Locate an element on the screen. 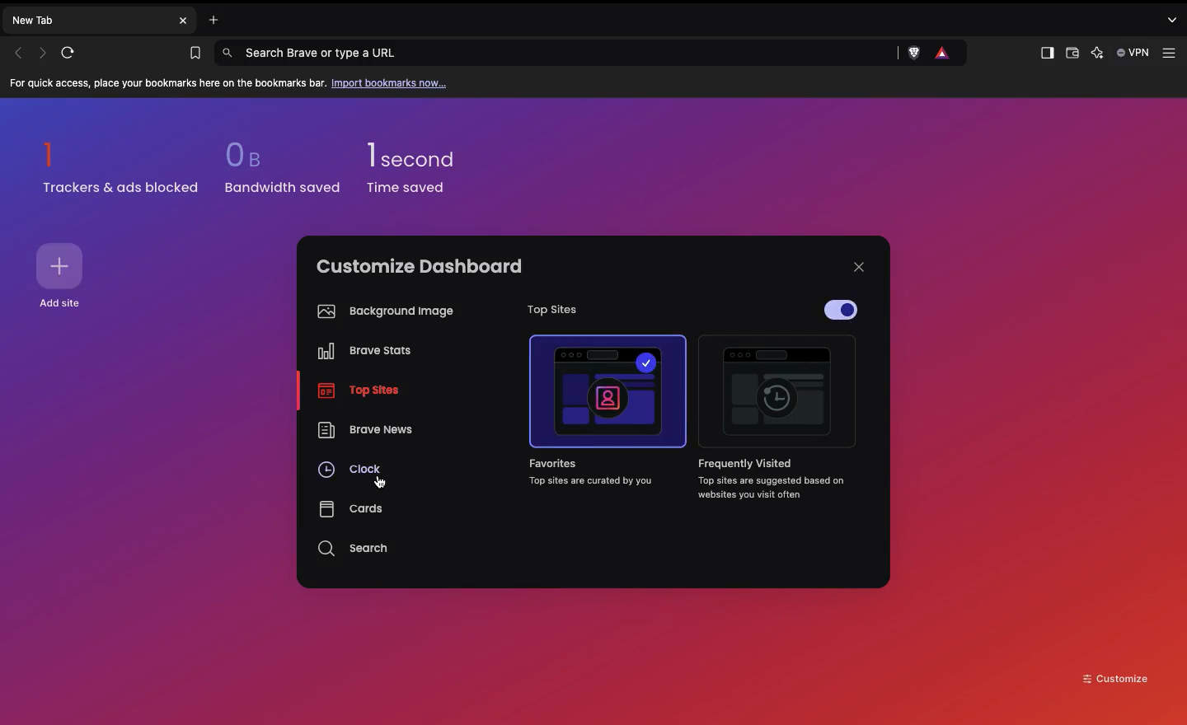  On brave stats is located at coordinates (360, 354).